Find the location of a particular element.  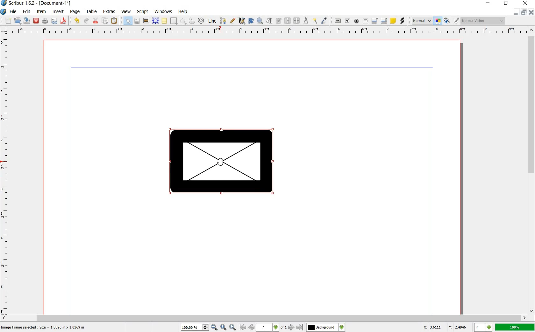

link text frames is located at coordinates (287, 20).